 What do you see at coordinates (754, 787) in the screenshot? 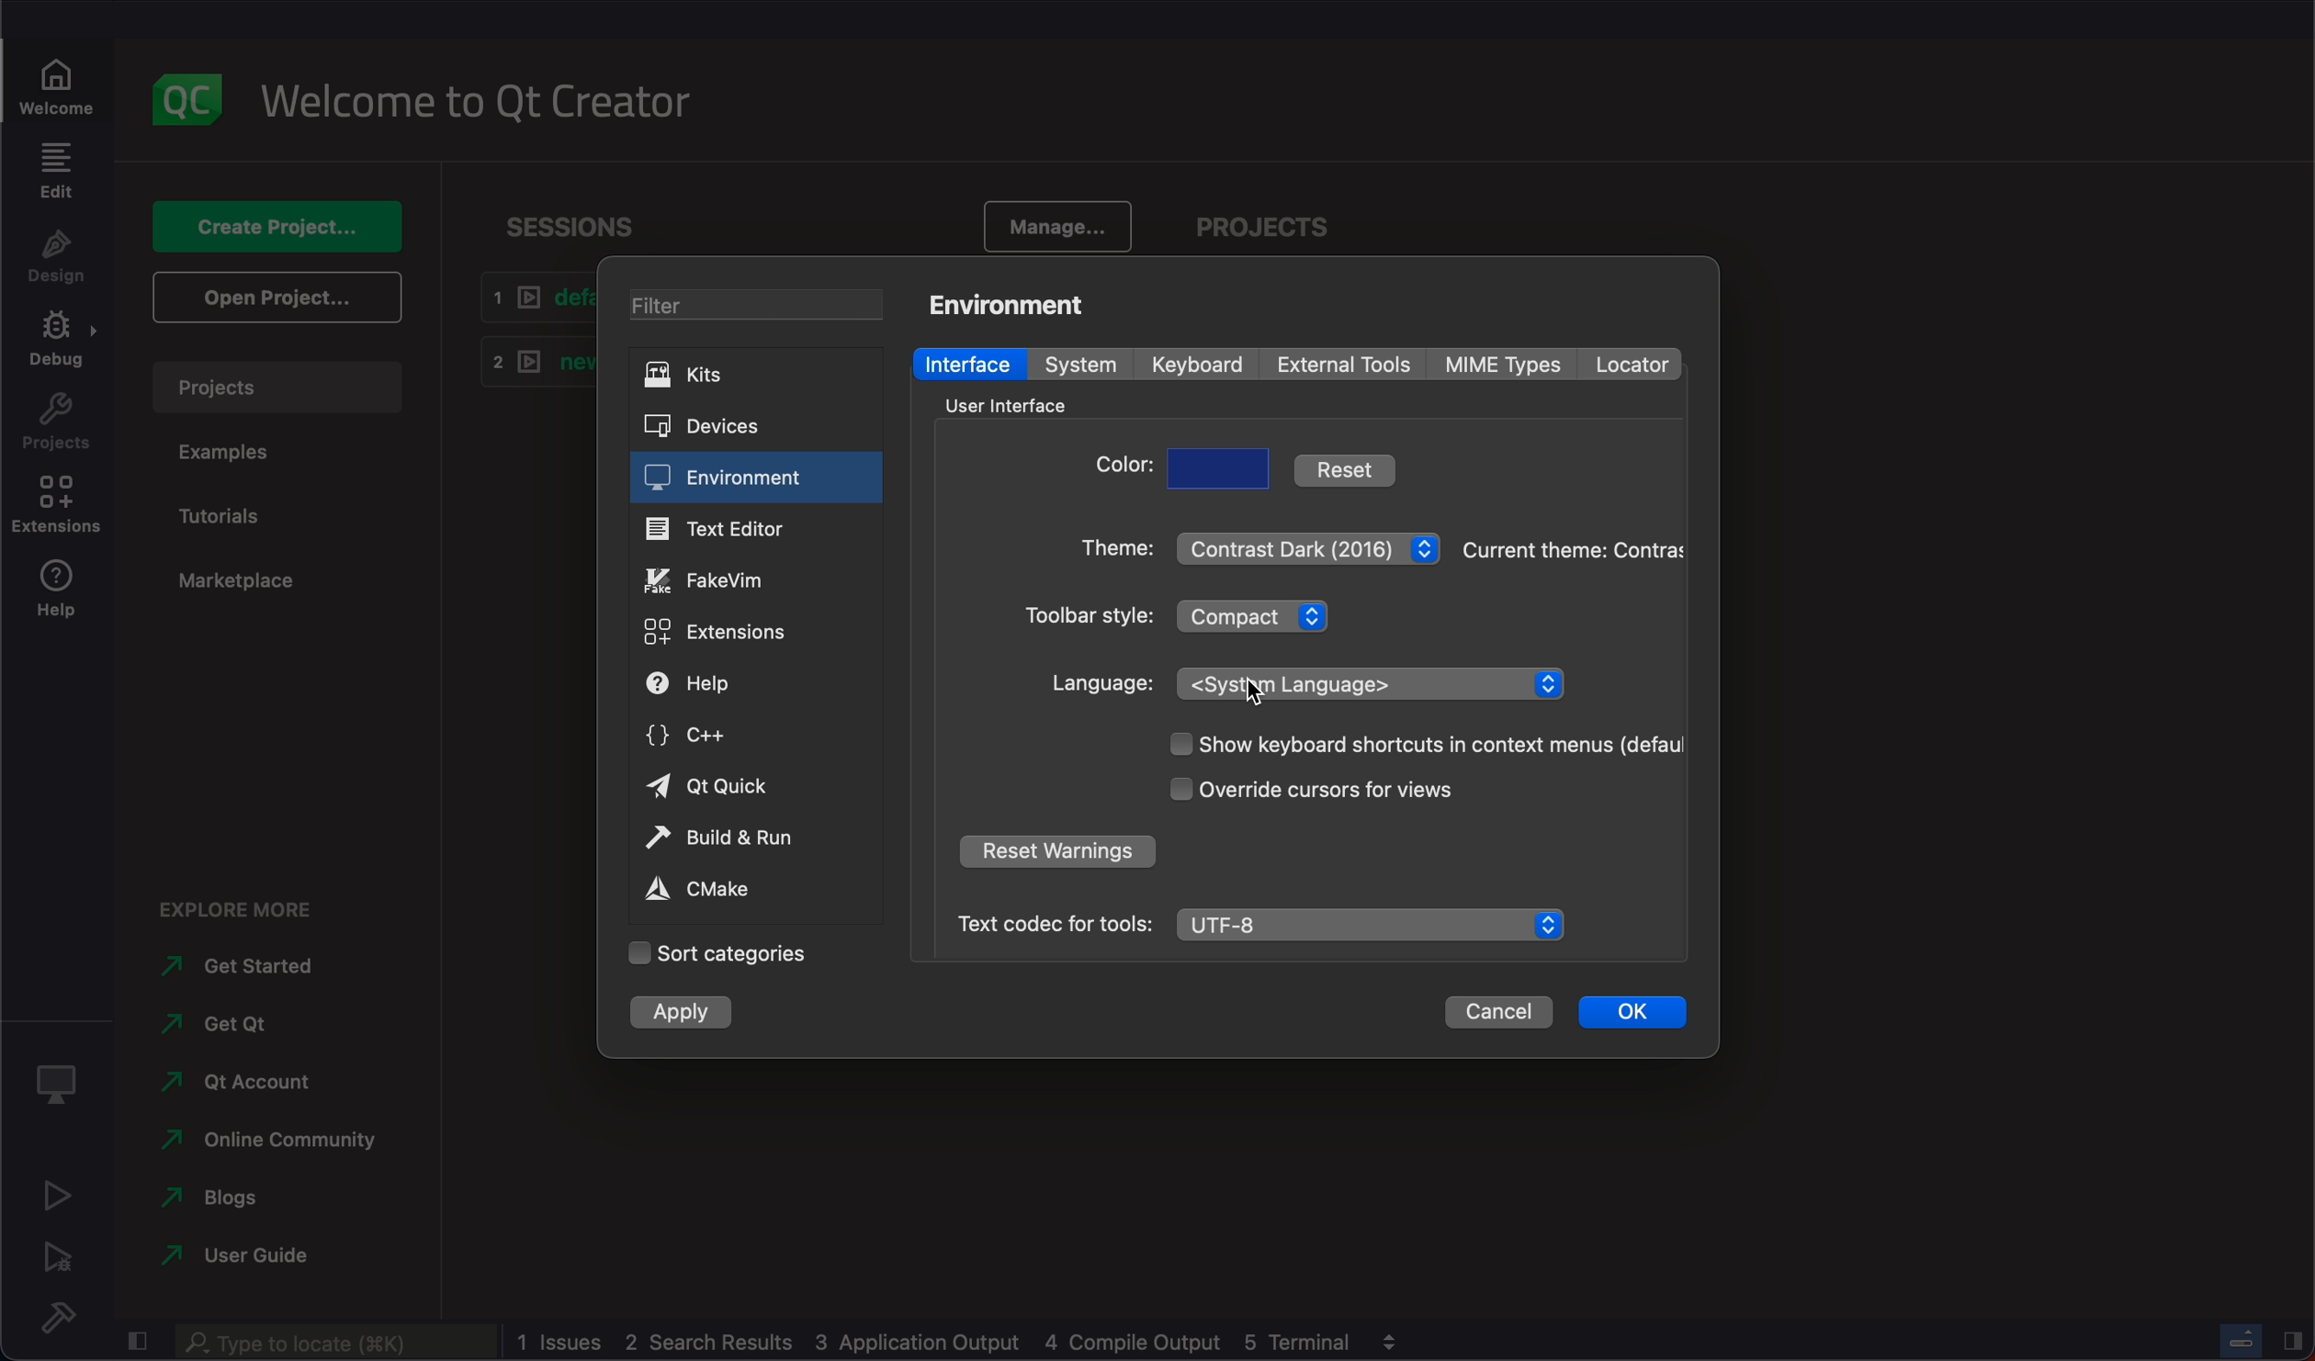
I see `qt quick` at bounding box center [754, 787].